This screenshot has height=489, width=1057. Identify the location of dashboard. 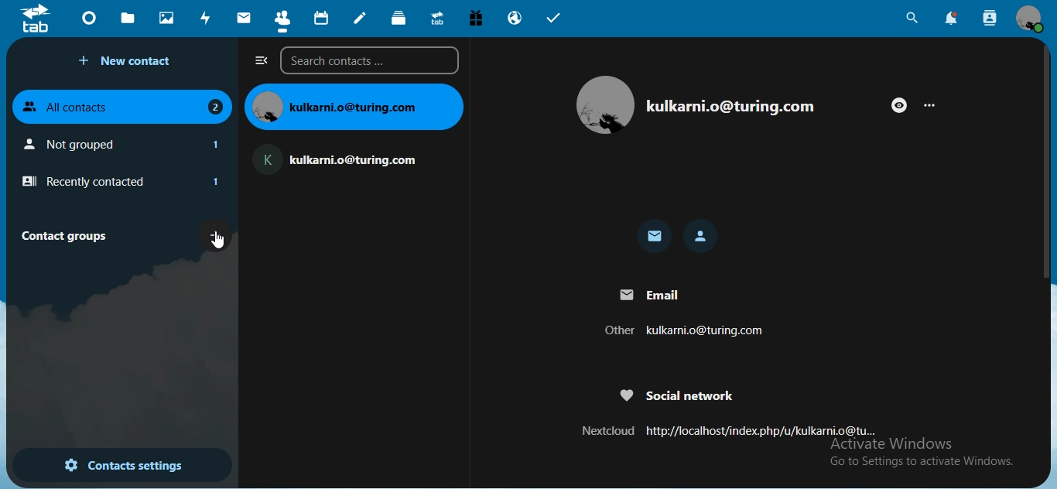
(91, 22).